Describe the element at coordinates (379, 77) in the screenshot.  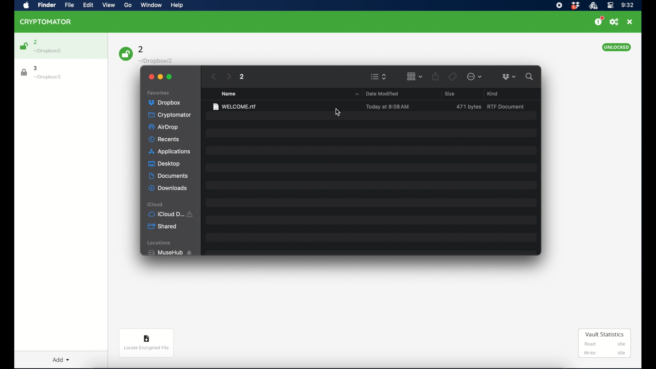
I see `list view stepper button` at that location.